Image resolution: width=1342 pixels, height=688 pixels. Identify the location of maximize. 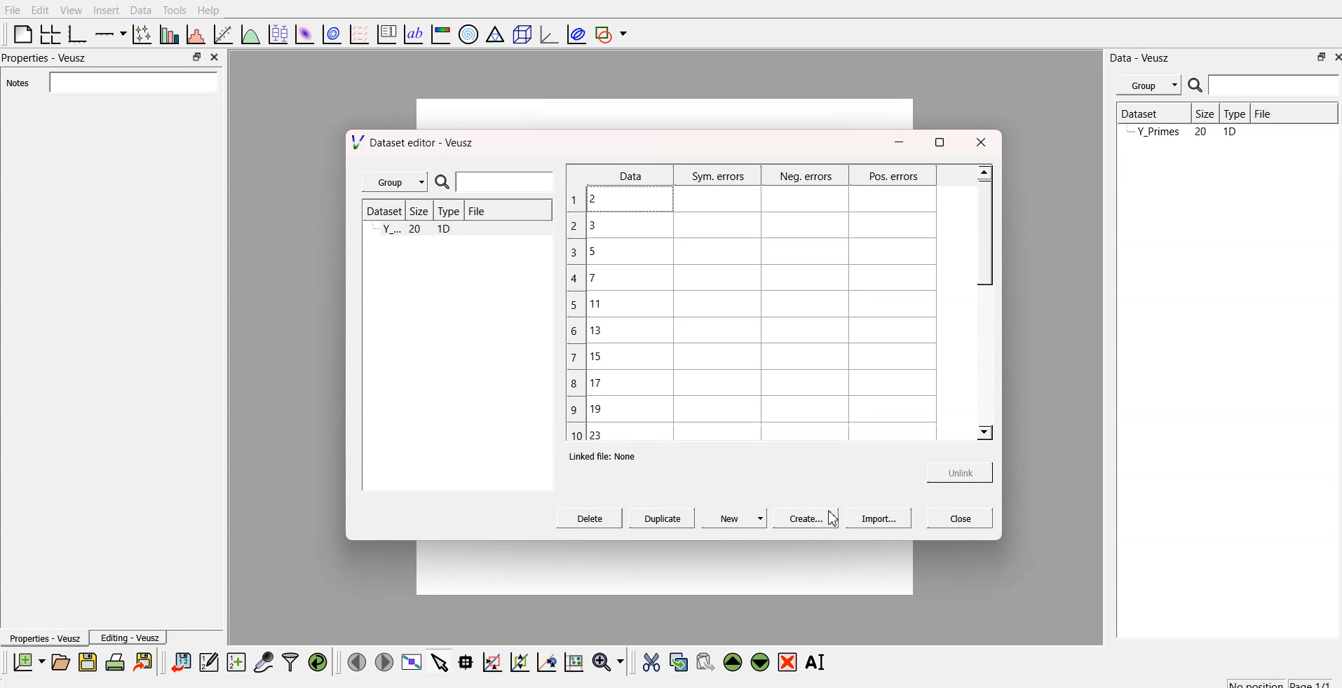
(193, 57).